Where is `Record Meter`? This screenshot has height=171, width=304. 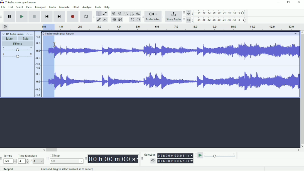 Record Meter is located at coordinates (217, 13).